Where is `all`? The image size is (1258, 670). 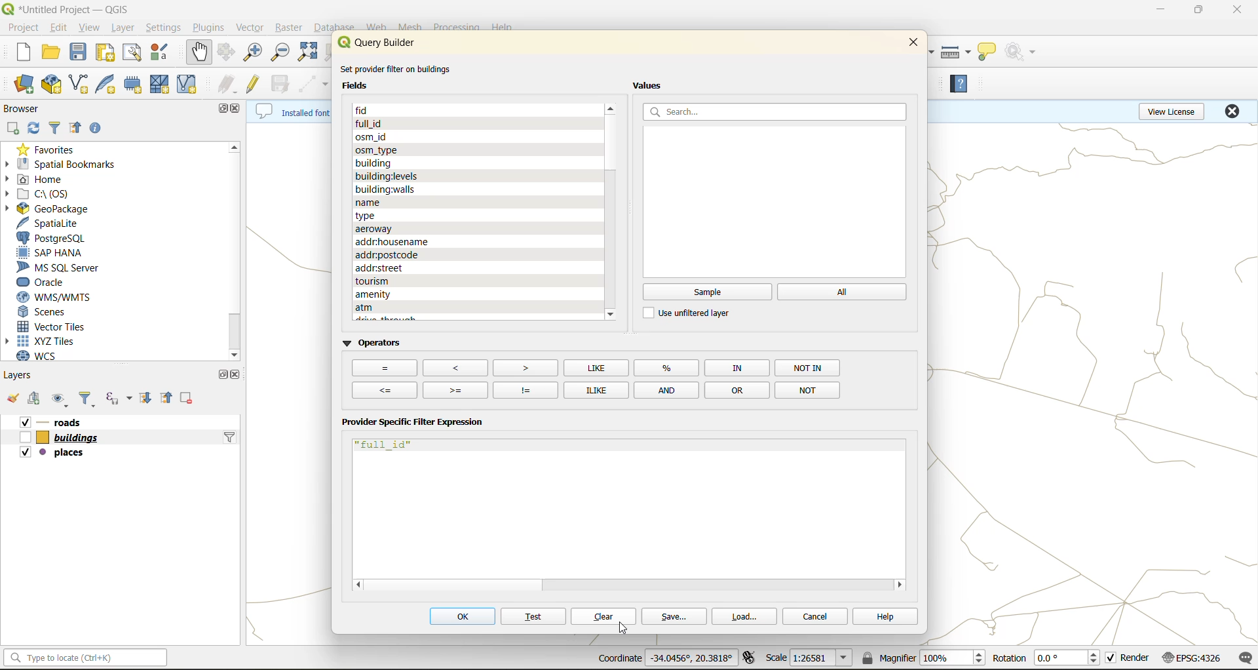
all is located at coordinates (843, 292).